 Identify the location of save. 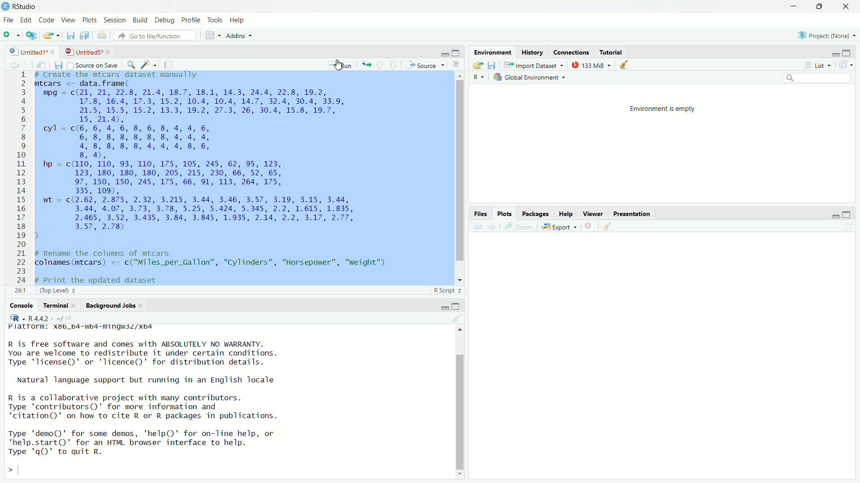
(58, 64).